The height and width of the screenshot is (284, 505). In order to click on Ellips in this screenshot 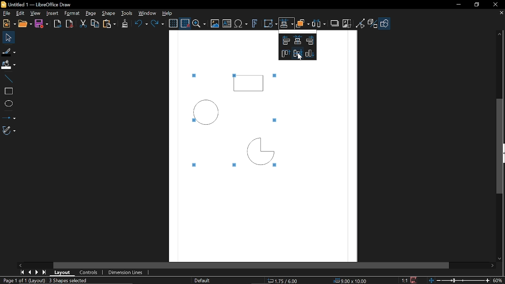, I will do `click(8, 103)`.